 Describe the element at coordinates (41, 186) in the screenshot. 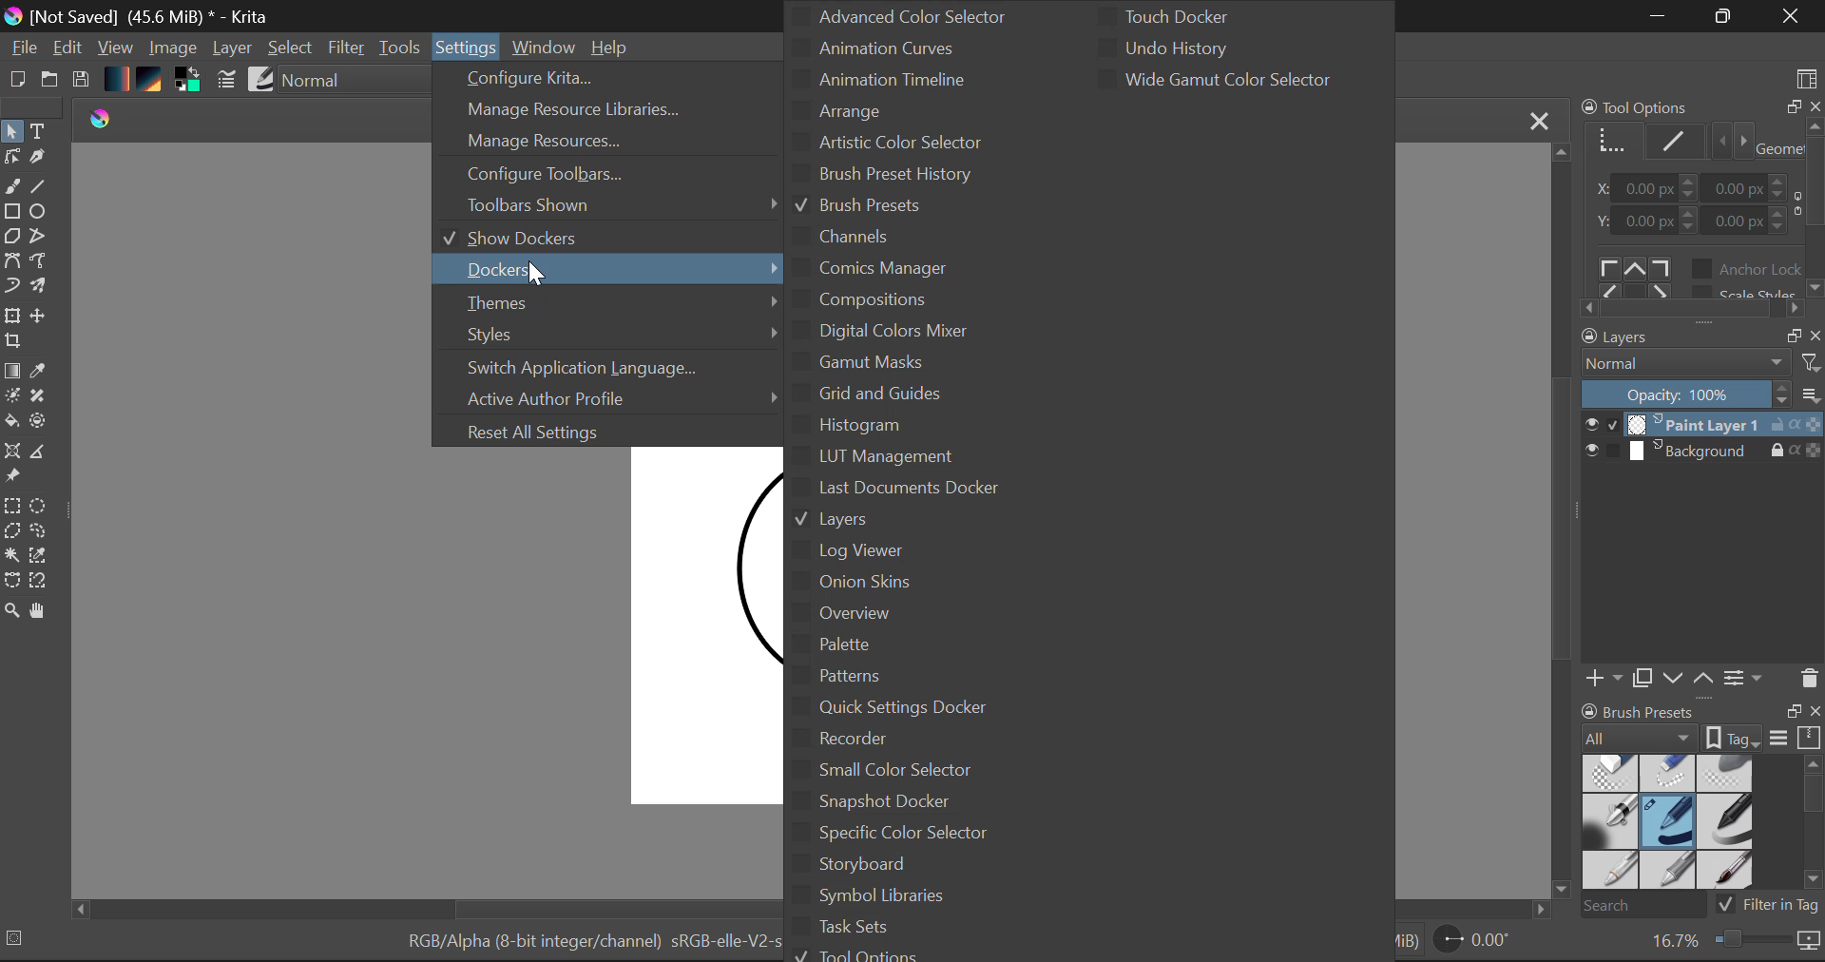

I see `Line` at that location.